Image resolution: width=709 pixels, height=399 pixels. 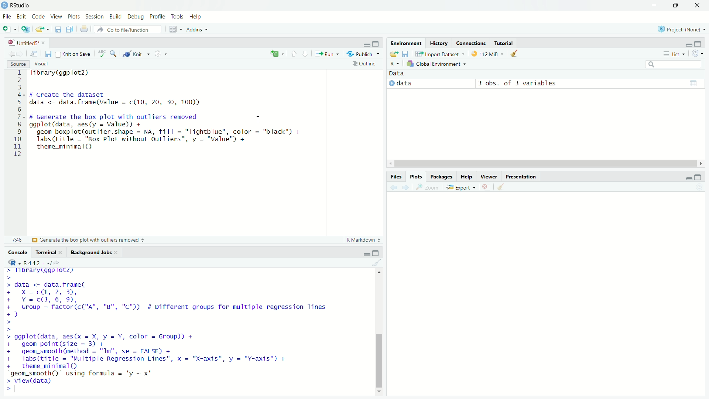 What do you see at coordinates (326, 55) in the screenshot?
I see `** Run` at bounding box center [326, 55].